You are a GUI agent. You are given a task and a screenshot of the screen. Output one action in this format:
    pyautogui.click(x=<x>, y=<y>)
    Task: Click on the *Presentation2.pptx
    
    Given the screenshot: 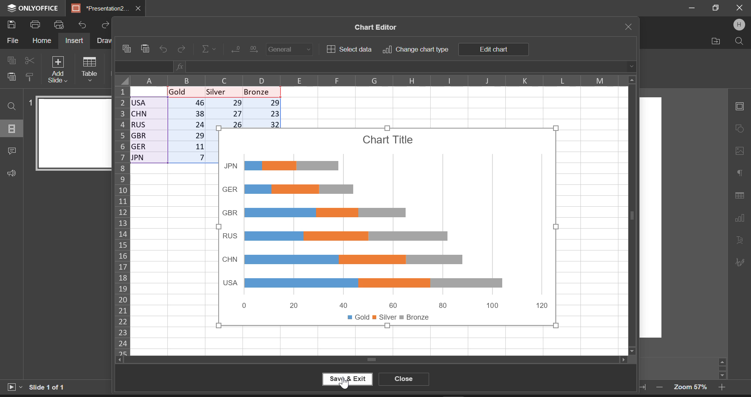 What is the action you would take?
    pyautogui.click(x=100, y=9)
    